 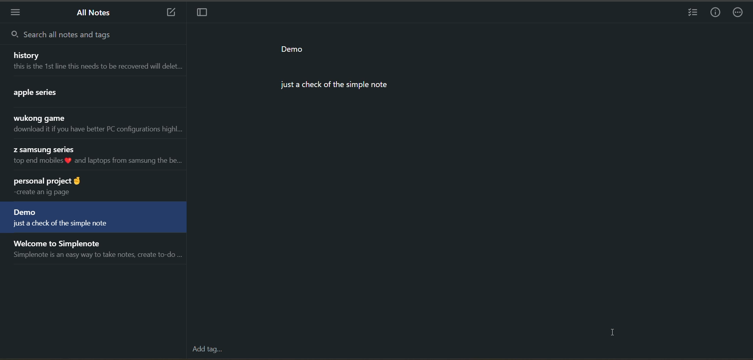 What do you see at coordinates (345, 71) in the screenshot?
I see `data from current note` at bounding box center [345, 71].